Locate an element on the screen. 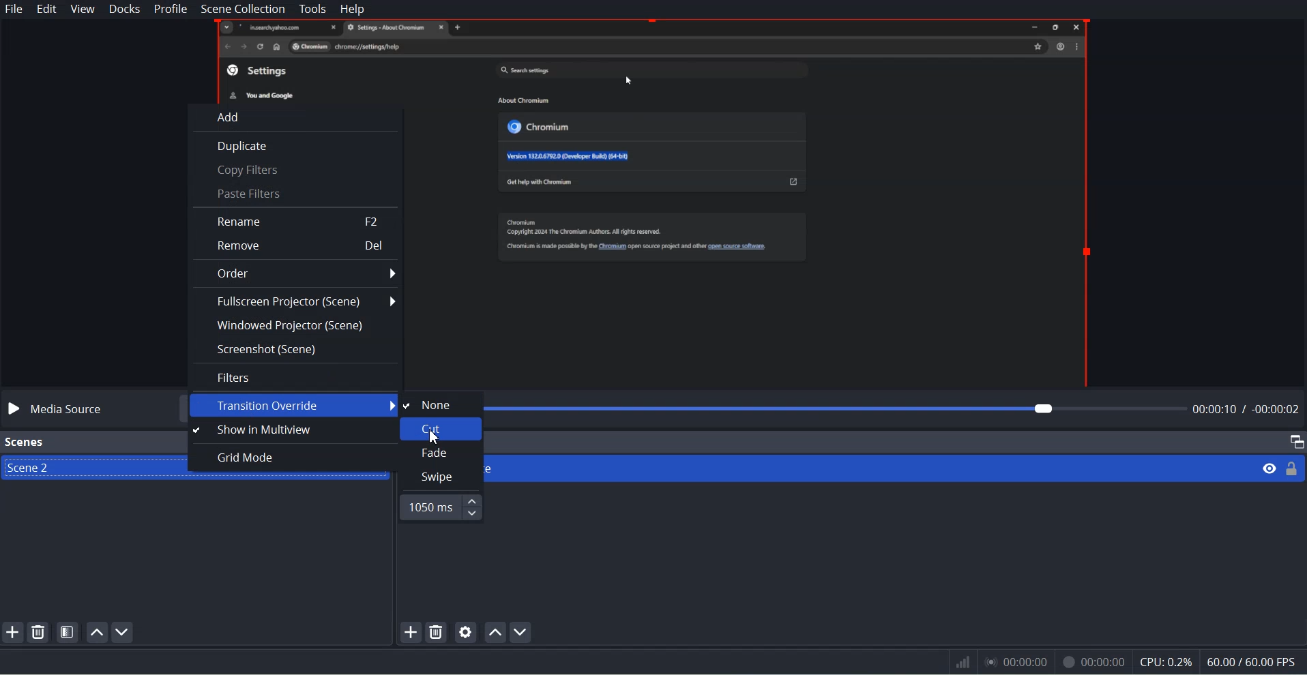 This screenshot has height=675, width=1307. swipe is located at coordinates (441, 477).